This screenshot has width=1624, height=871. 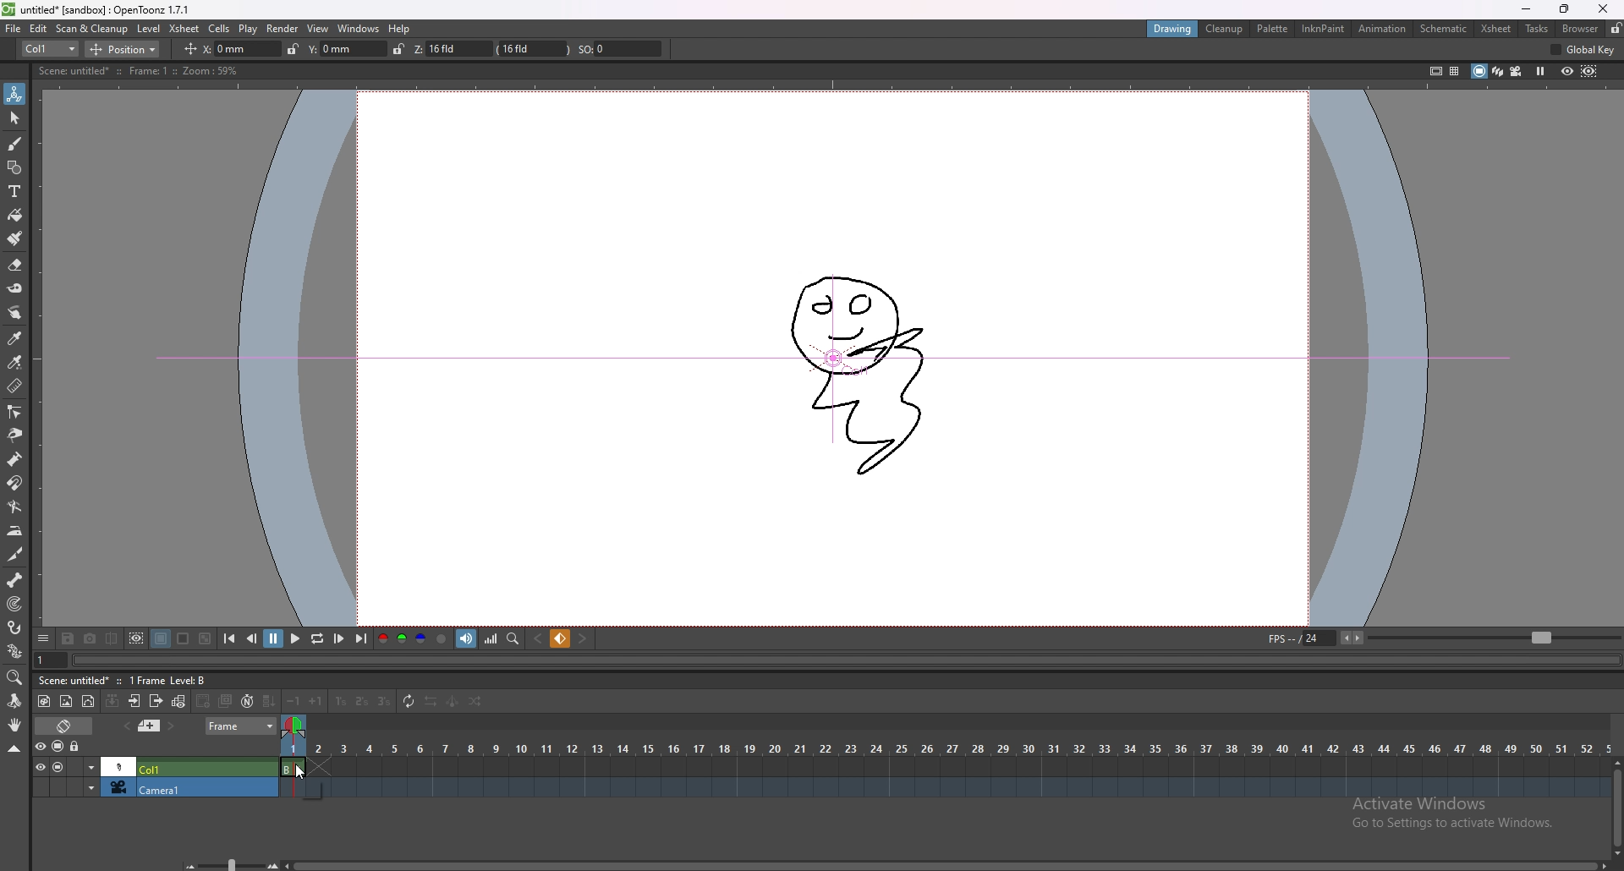 What do you see at coordinates (582, 639) in the screenshot?
I see `next key` at bounding box center [582, 639].